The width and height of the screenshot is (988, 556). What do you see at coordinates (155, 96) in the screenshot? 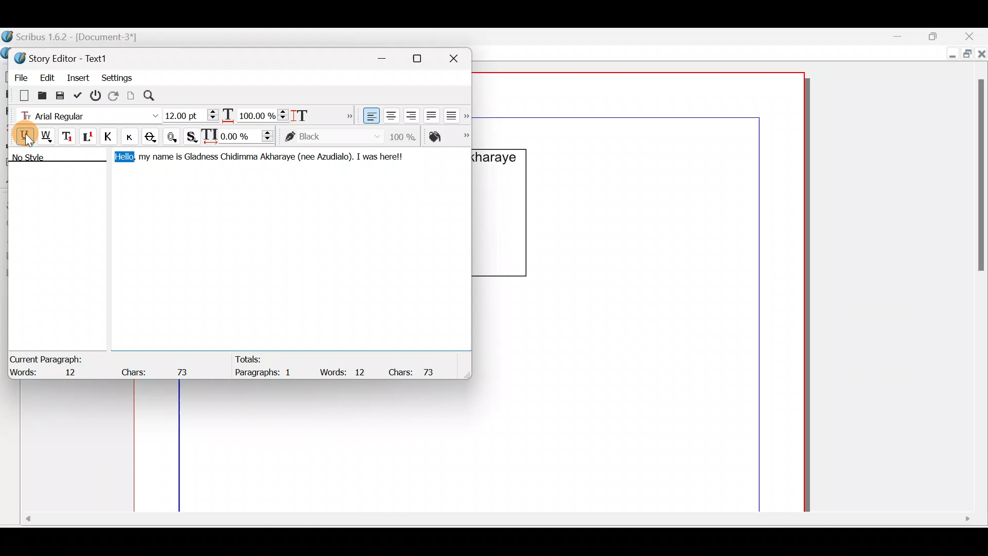
I see `Search/replace` at bounding box center [155, 96].